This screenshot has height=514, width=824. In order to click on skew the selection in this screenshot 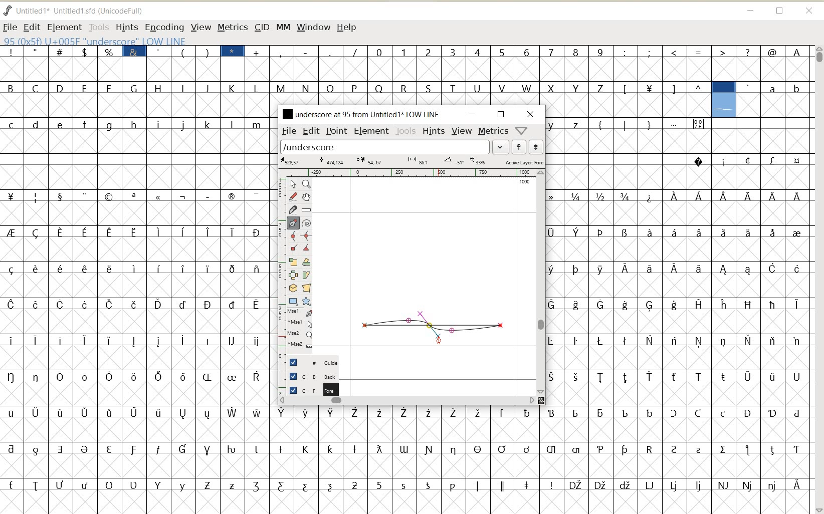, I will do `click(306, 276)`.